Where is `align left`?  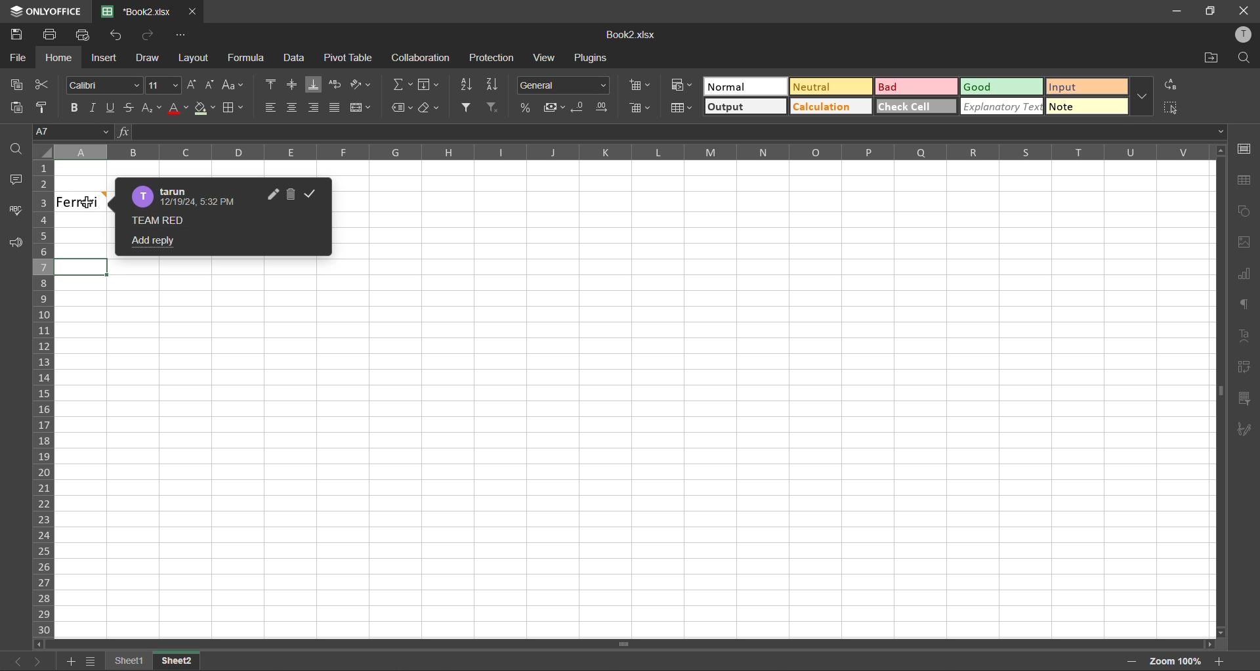
align left is located at coordinates (269, 106).